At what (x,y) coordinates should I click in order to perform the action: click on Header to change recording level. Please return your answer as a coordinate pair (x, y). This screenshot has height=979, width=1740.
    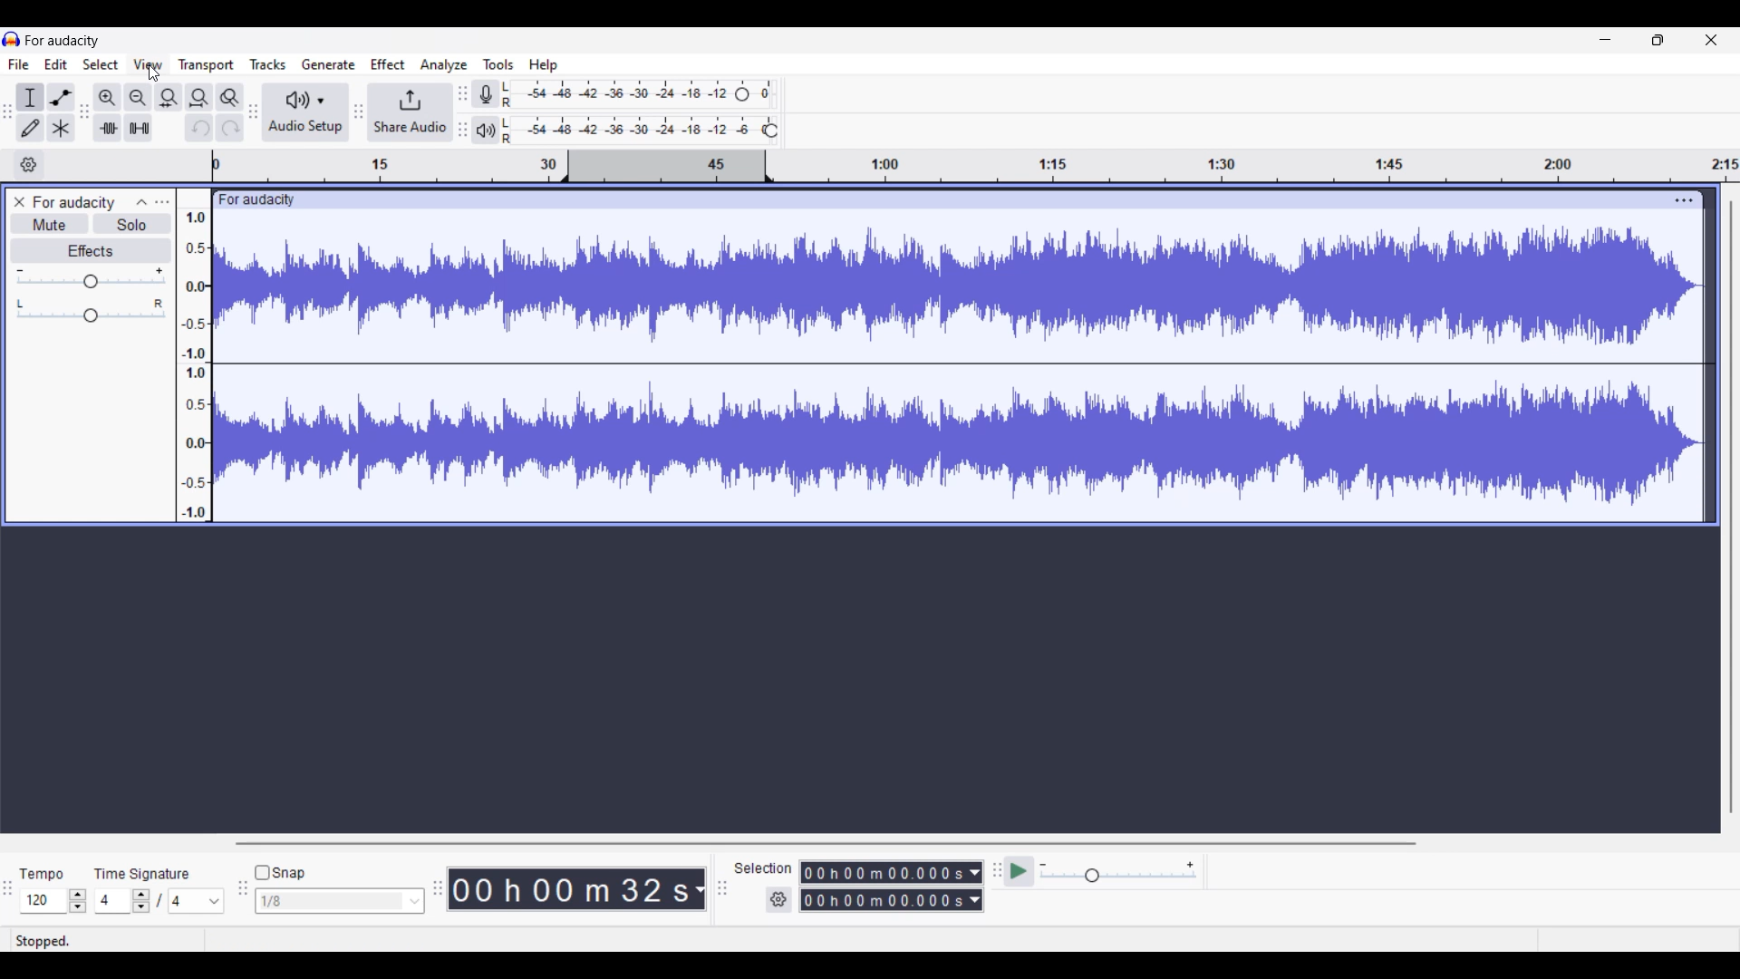
    Looking at the image, I should click on (742, 94).